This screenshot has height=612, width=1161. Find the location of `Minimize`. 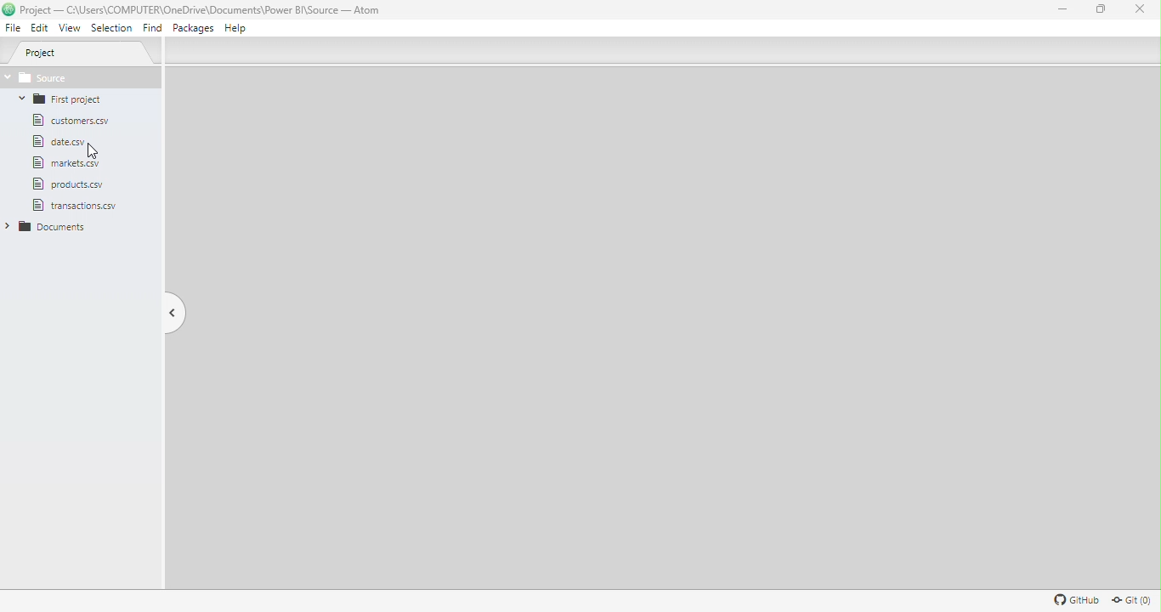

Minimize is located at coordinates (1060, 10).